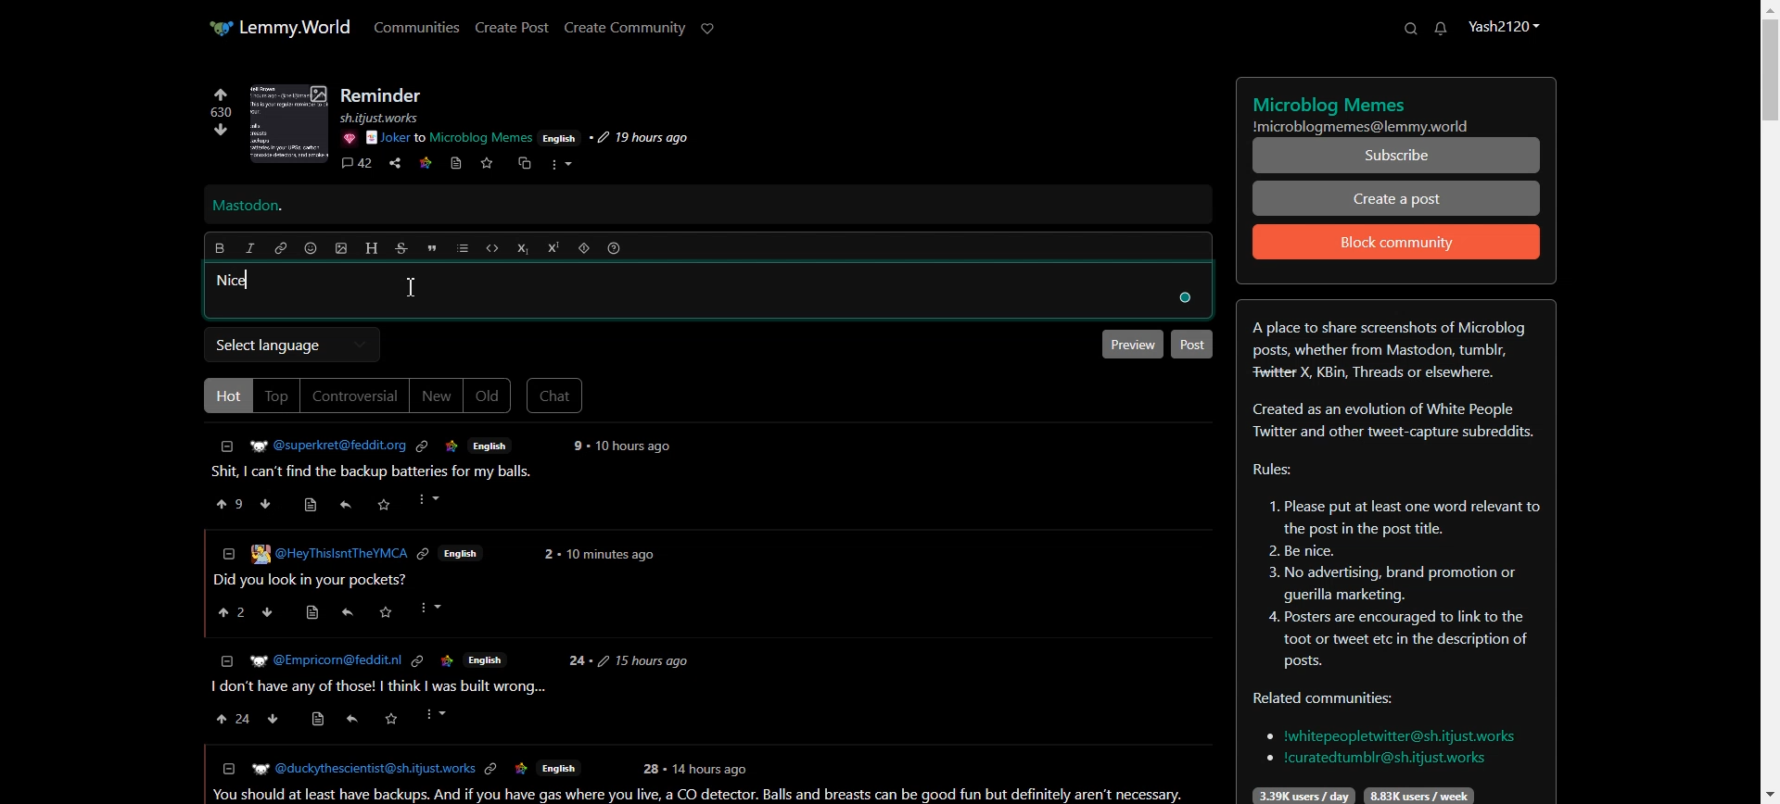 This screenshot has height=804, width=1780. What do you see at coordinates (1397, 242) in the screenshot?
I see `Block community` at bounding box center [1397, 242].